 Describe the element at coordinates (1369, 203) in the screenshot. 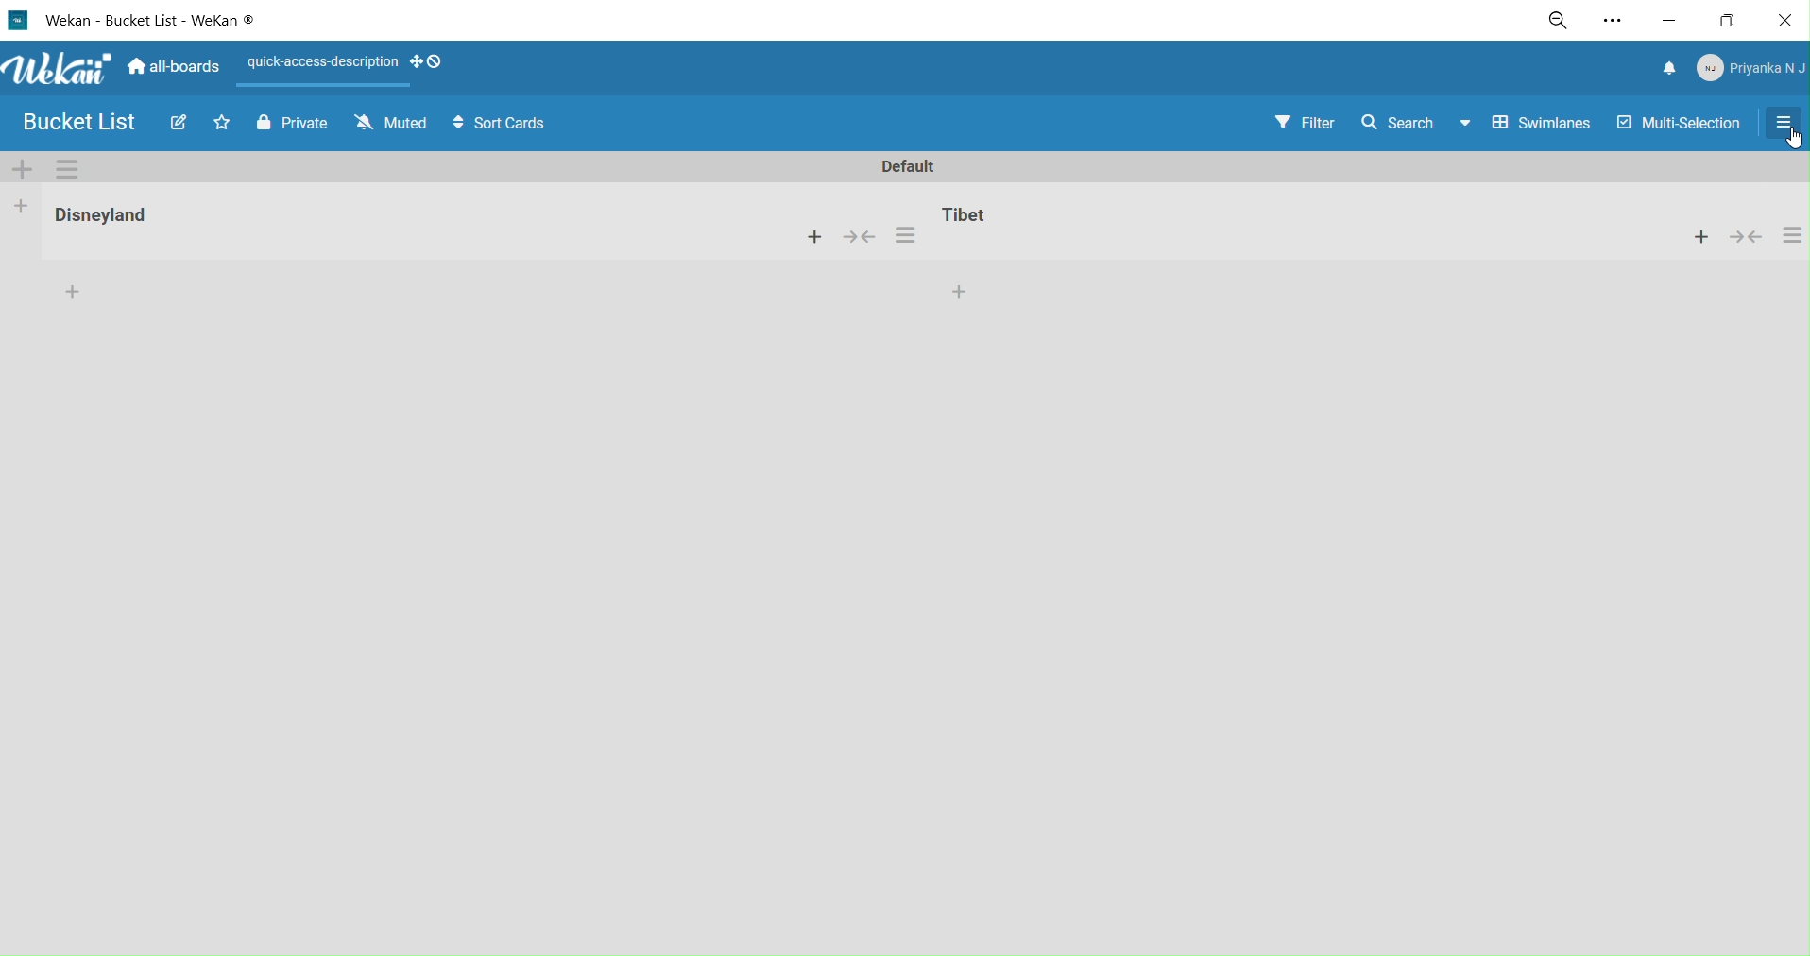

I see `tibet` at that location.